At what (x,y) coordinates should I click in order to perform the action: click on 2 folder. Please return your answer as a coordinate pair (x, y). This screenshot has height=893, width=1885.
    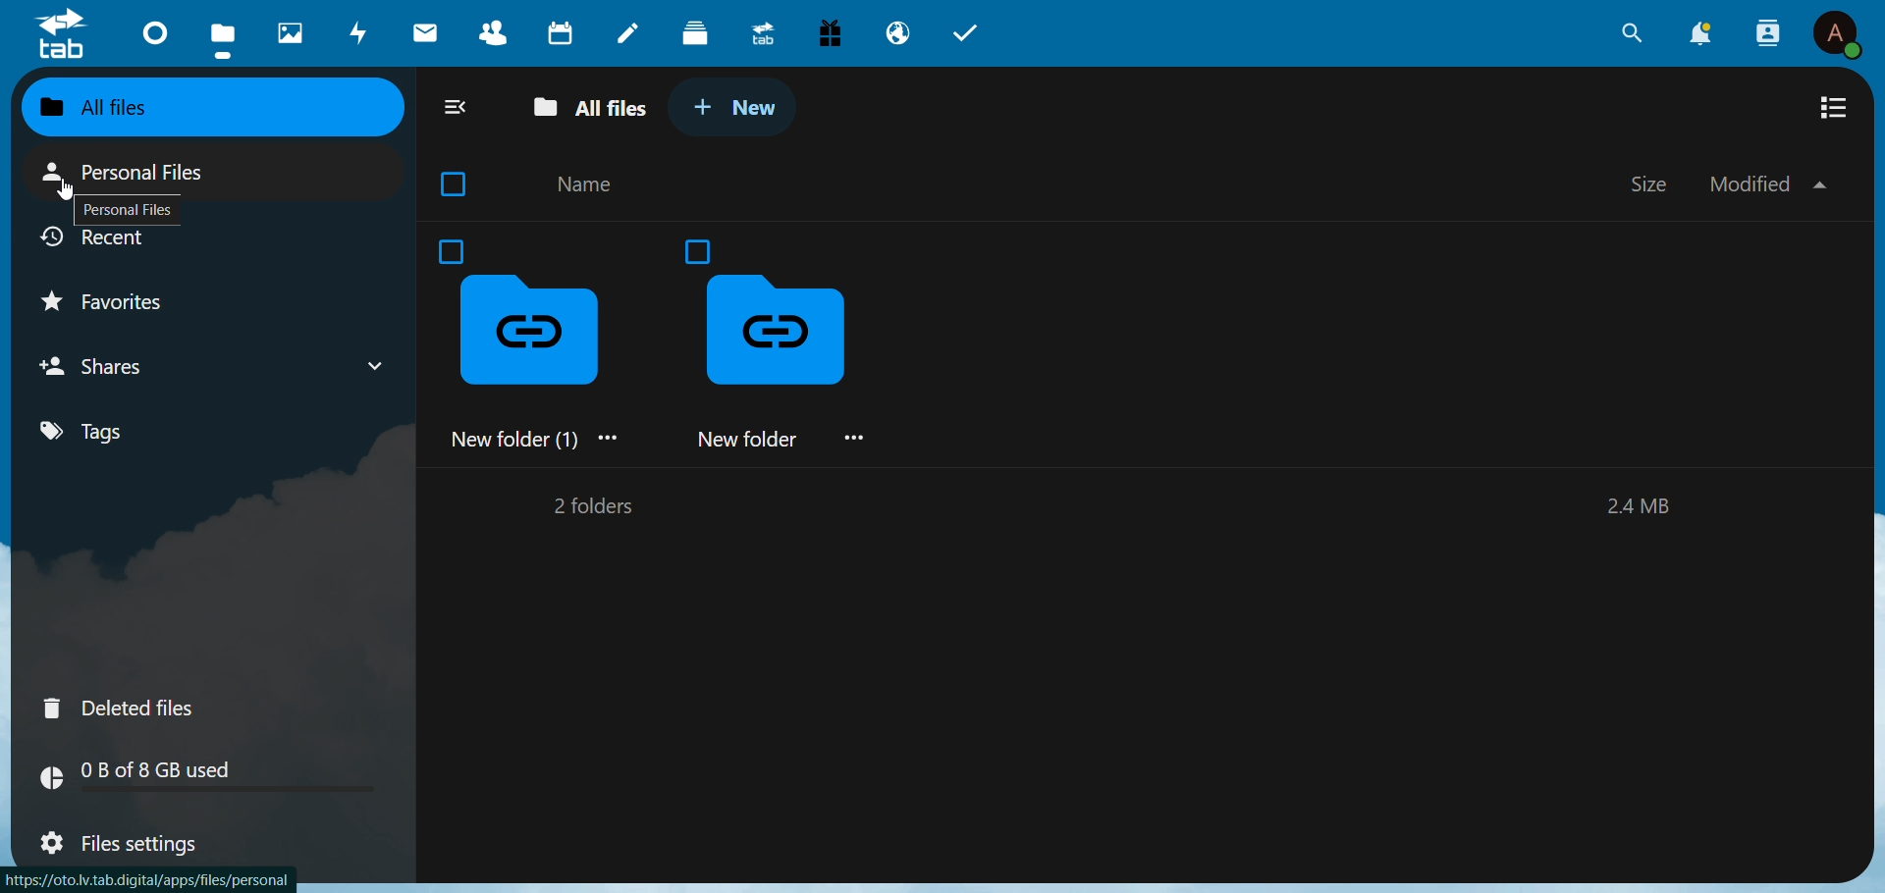
    Looking at the image, I should click on (588, 509).